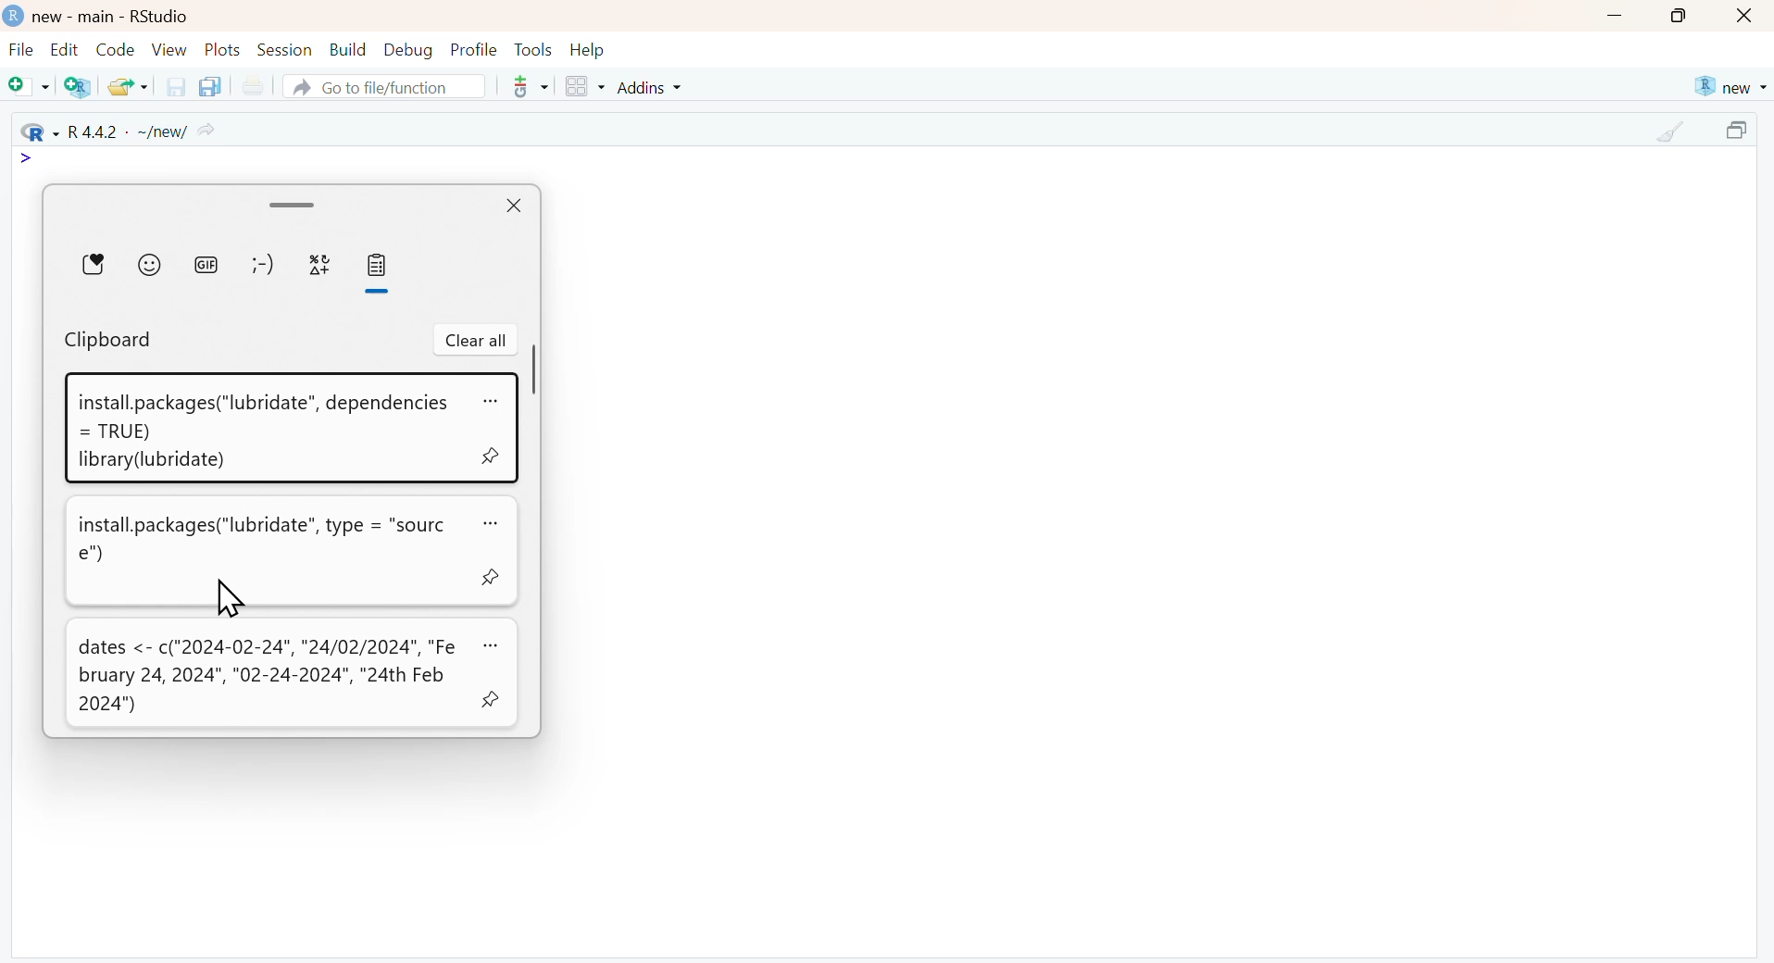 This screenshot has width=1774, height=963. I want to click on Debug, so click(406, 49).